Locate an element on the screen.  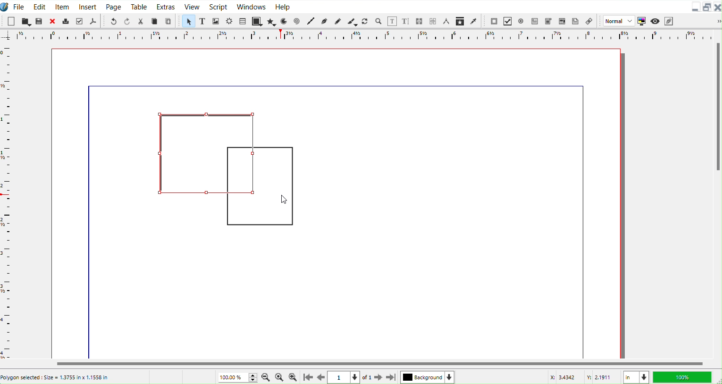
Cut is located at coordinates (141, 20).